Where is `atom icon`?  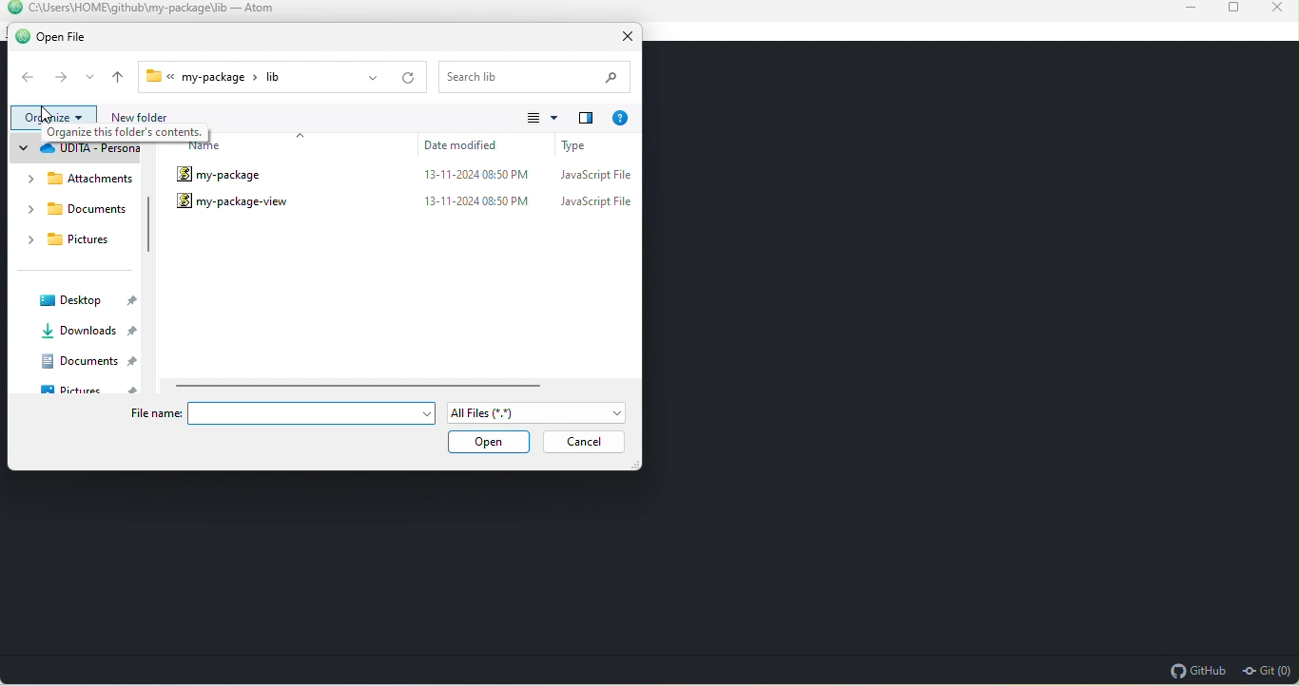 atom icon is located at coordinates (12, 8).